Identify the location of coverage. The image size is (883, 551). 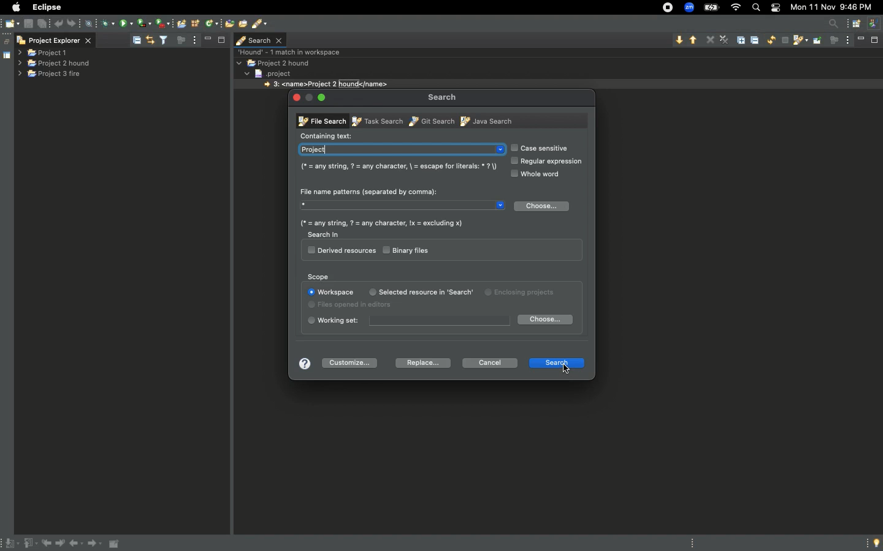
(143, 23).